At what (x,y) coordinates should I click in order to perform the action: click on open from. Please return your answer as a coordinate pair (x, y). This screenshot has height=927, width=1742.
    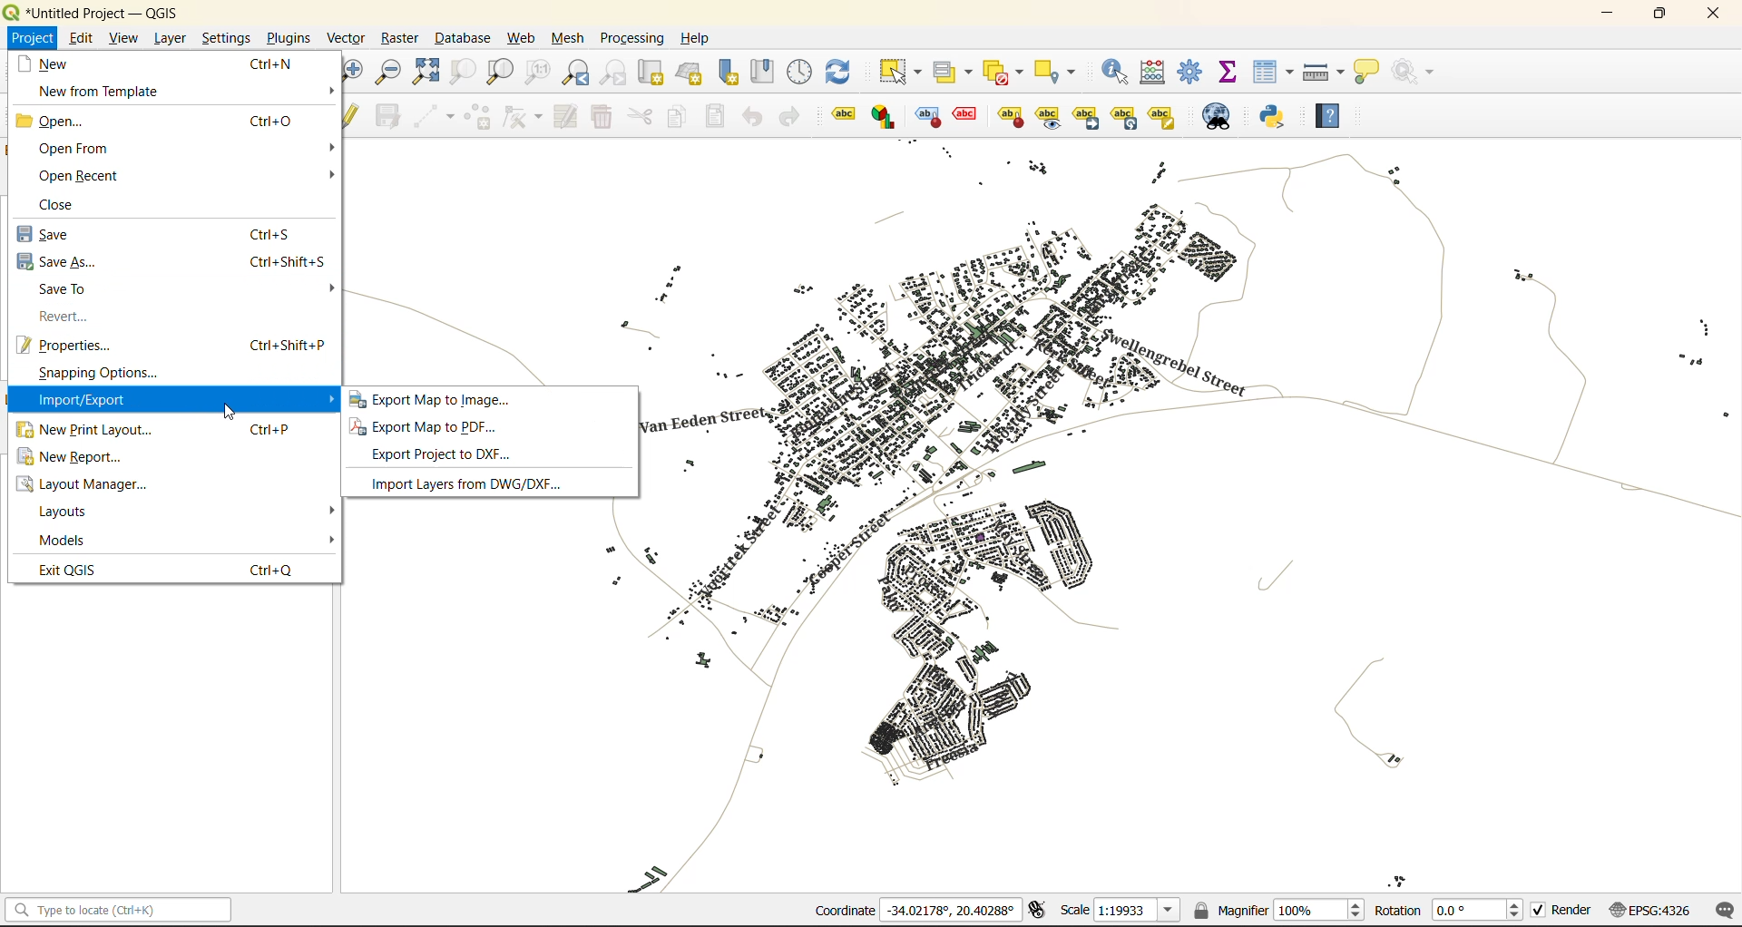
    Looking at the image, I should click on (73, 147).